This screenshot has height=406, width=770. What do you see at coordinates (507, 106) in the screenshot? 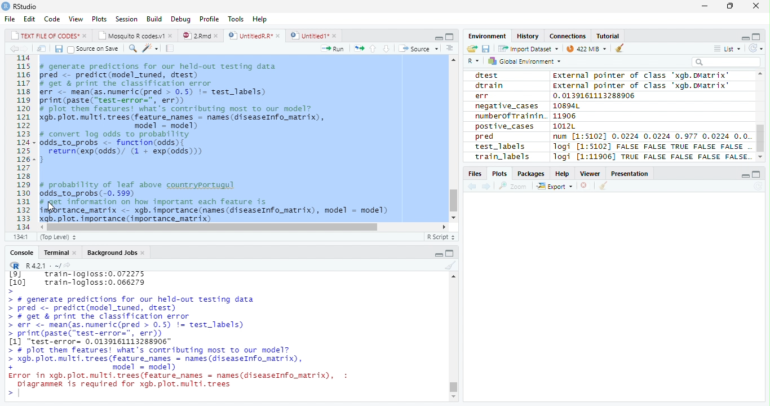
I see `negative_cases` at bounding box center [507, 106].